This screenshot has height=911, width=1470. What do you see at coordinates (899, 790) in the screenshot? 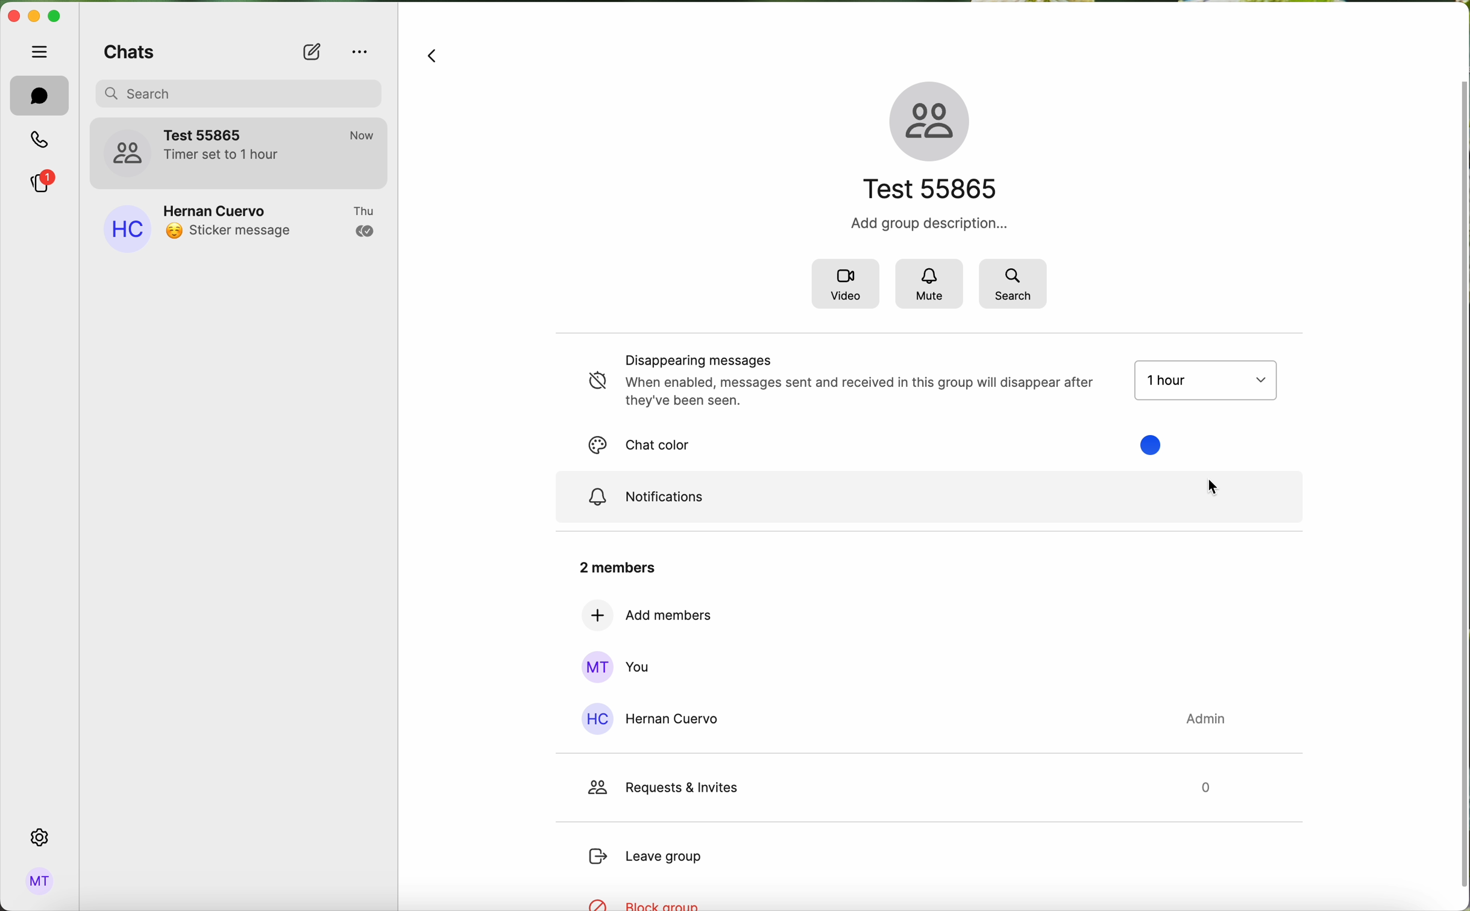
I see `request & invites` at bounding box center [899, 790].